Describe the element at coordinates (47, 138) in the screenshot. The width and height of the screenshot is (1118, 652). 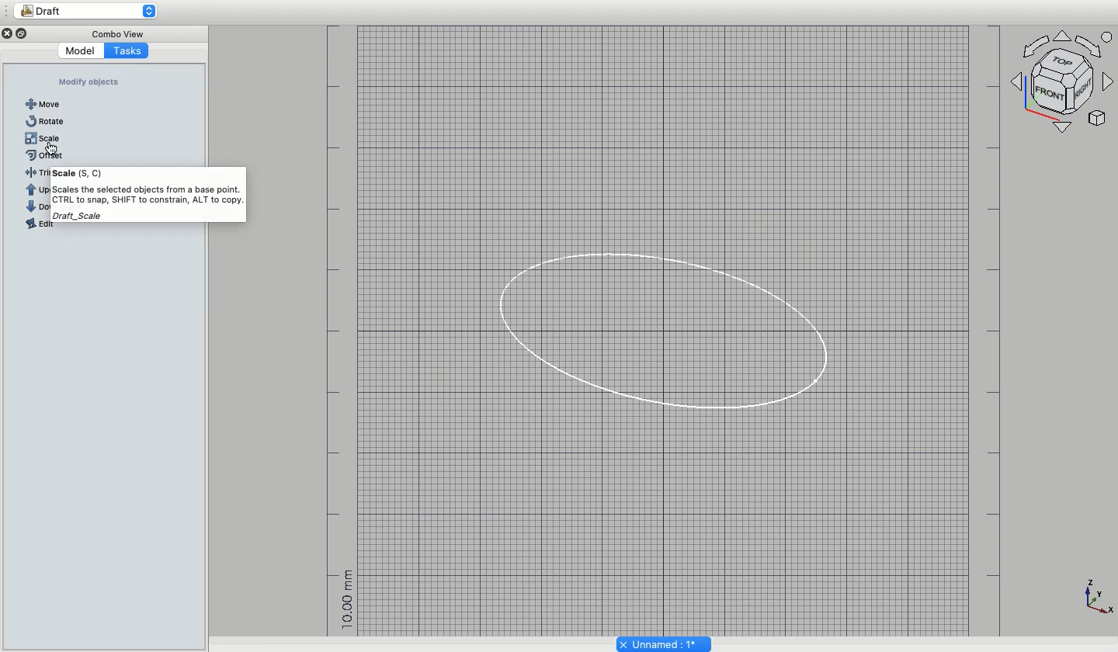
I see `Scale` at that location.